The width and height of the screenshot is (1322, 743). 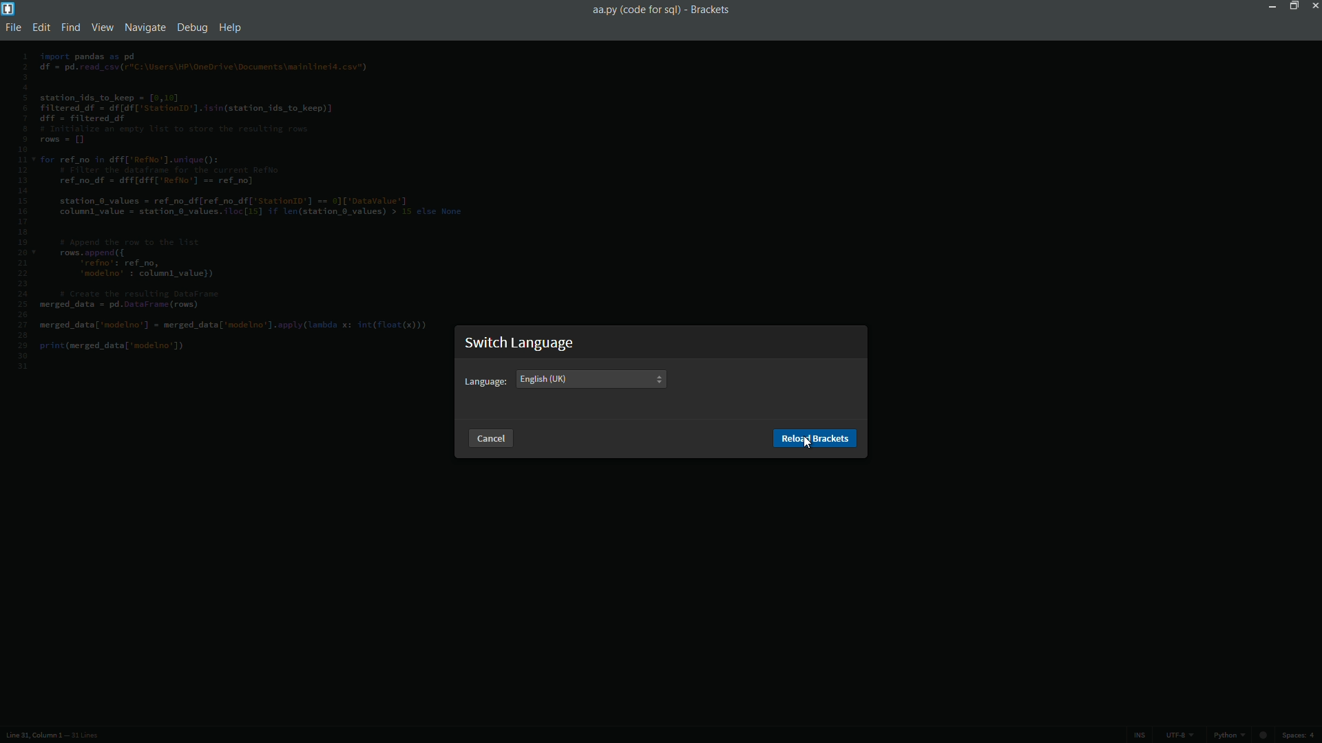 What do you see at coordinates (521, 343) in the screenshot?
I see `switch language` at bounding box center [521, 343].